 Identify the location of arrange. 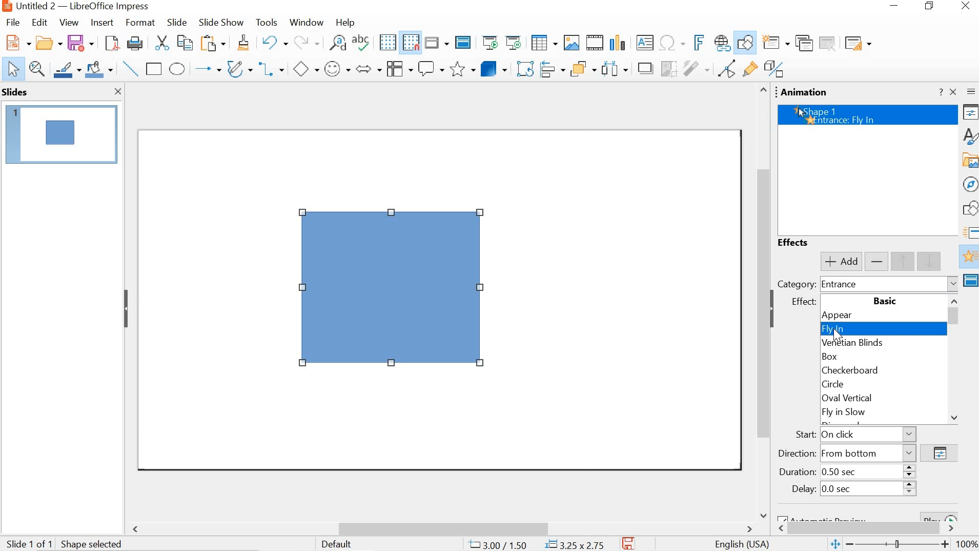
(585, 67).